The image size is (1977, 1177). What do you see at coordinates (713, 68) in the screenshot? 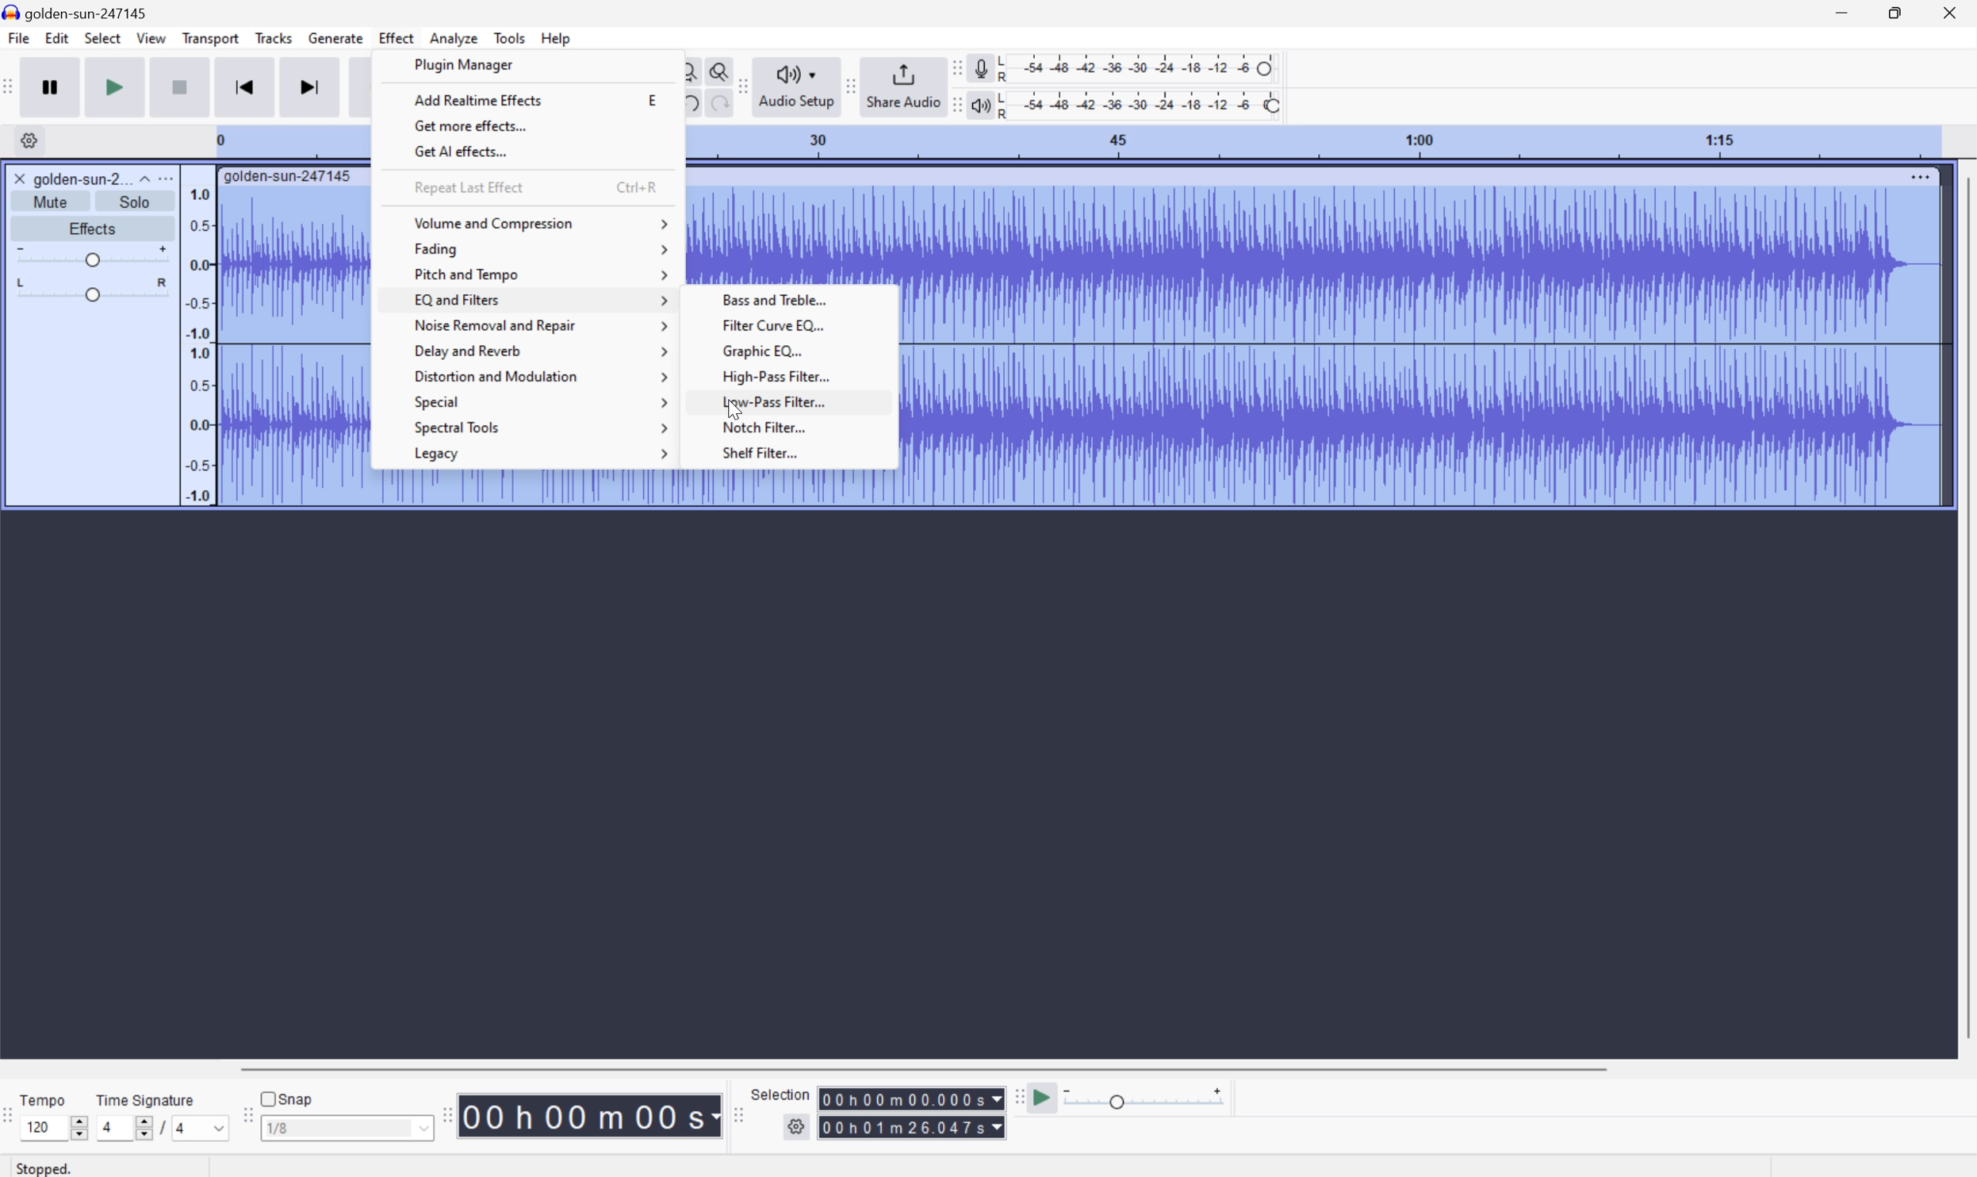
I see `Zoom toggle` at bounding box center [713, 68].